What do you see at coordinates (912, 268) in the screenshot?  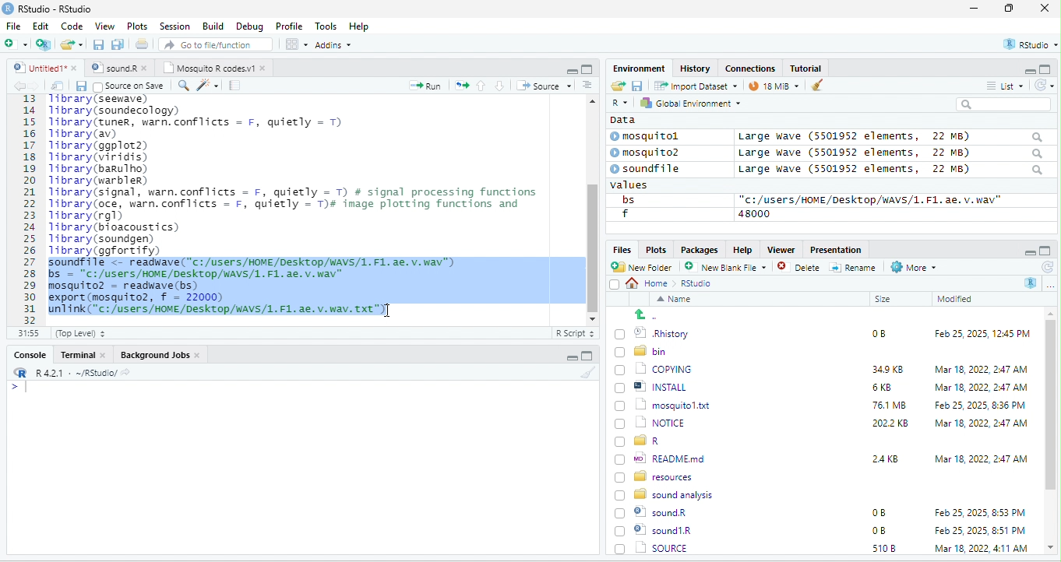 I see ` More ` at bounding box center [912, 268].